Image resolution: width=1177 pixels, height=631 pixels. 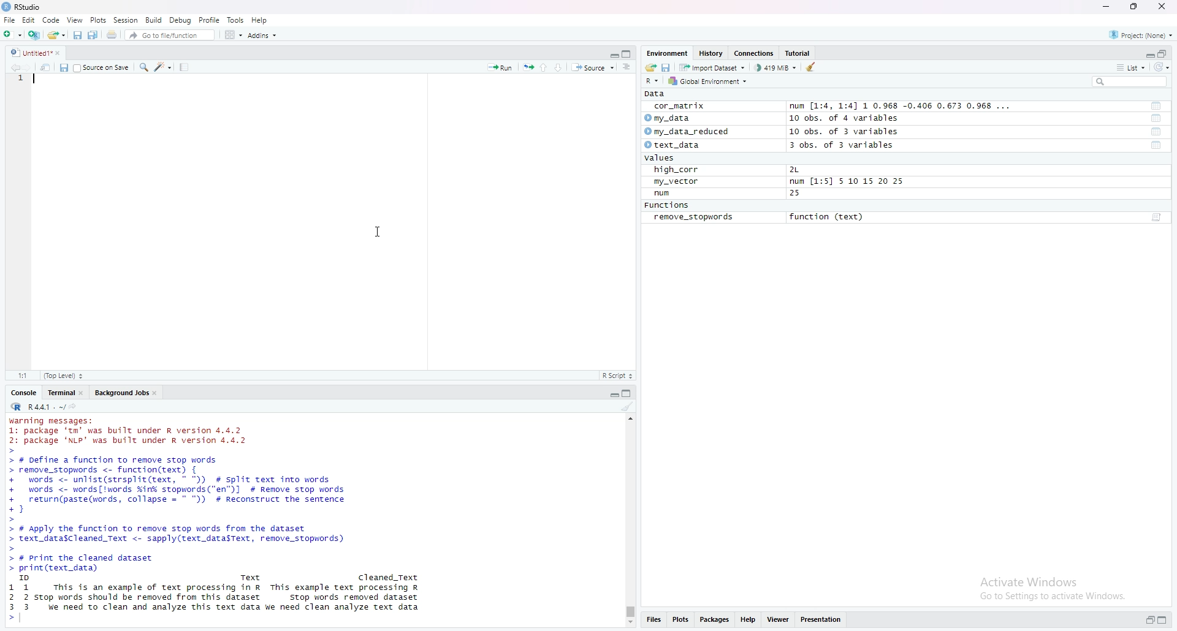 I want to click on Show Table, so click(x=1156, y=132).